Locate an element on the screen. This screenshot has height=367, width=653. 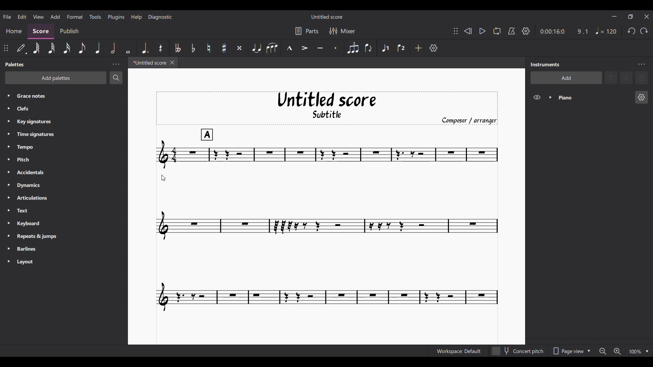
32nd note is located at coordinates (51, 48).